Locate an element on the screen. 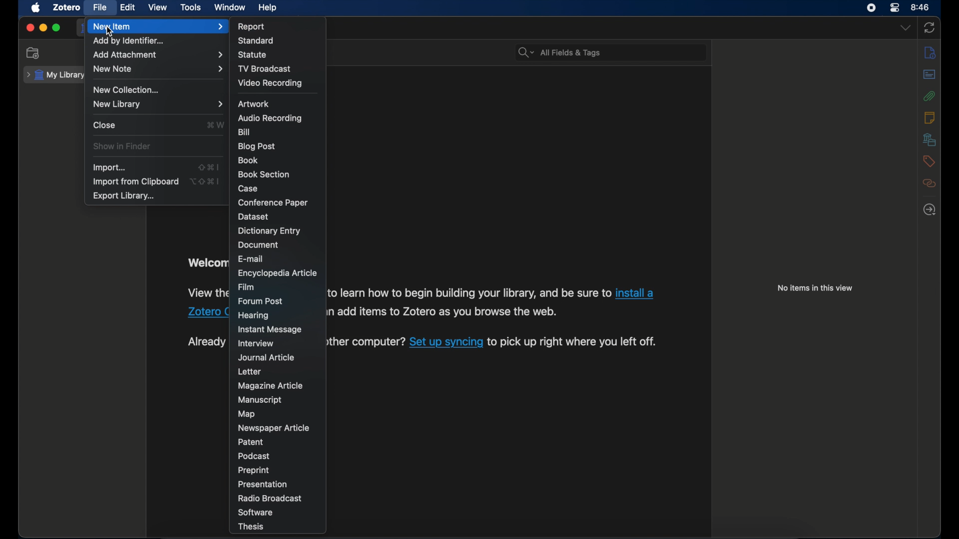 The image size is (959, 539). new collection is located at coordinates (128, 89).